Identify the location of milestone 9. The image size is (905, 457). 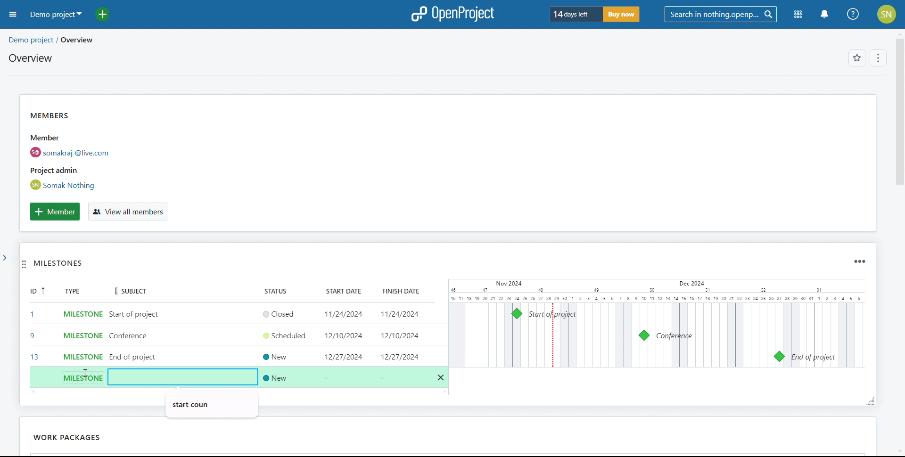
(644, 335).